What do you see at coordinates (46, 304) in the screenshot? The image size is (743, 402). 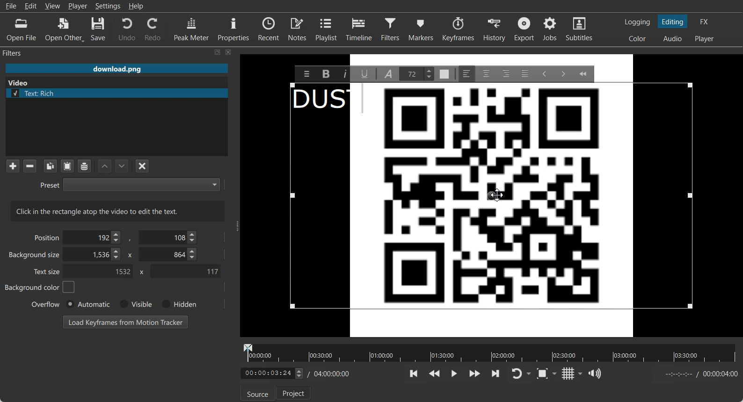 I see `Overflow` at bounding box center [46, 304].